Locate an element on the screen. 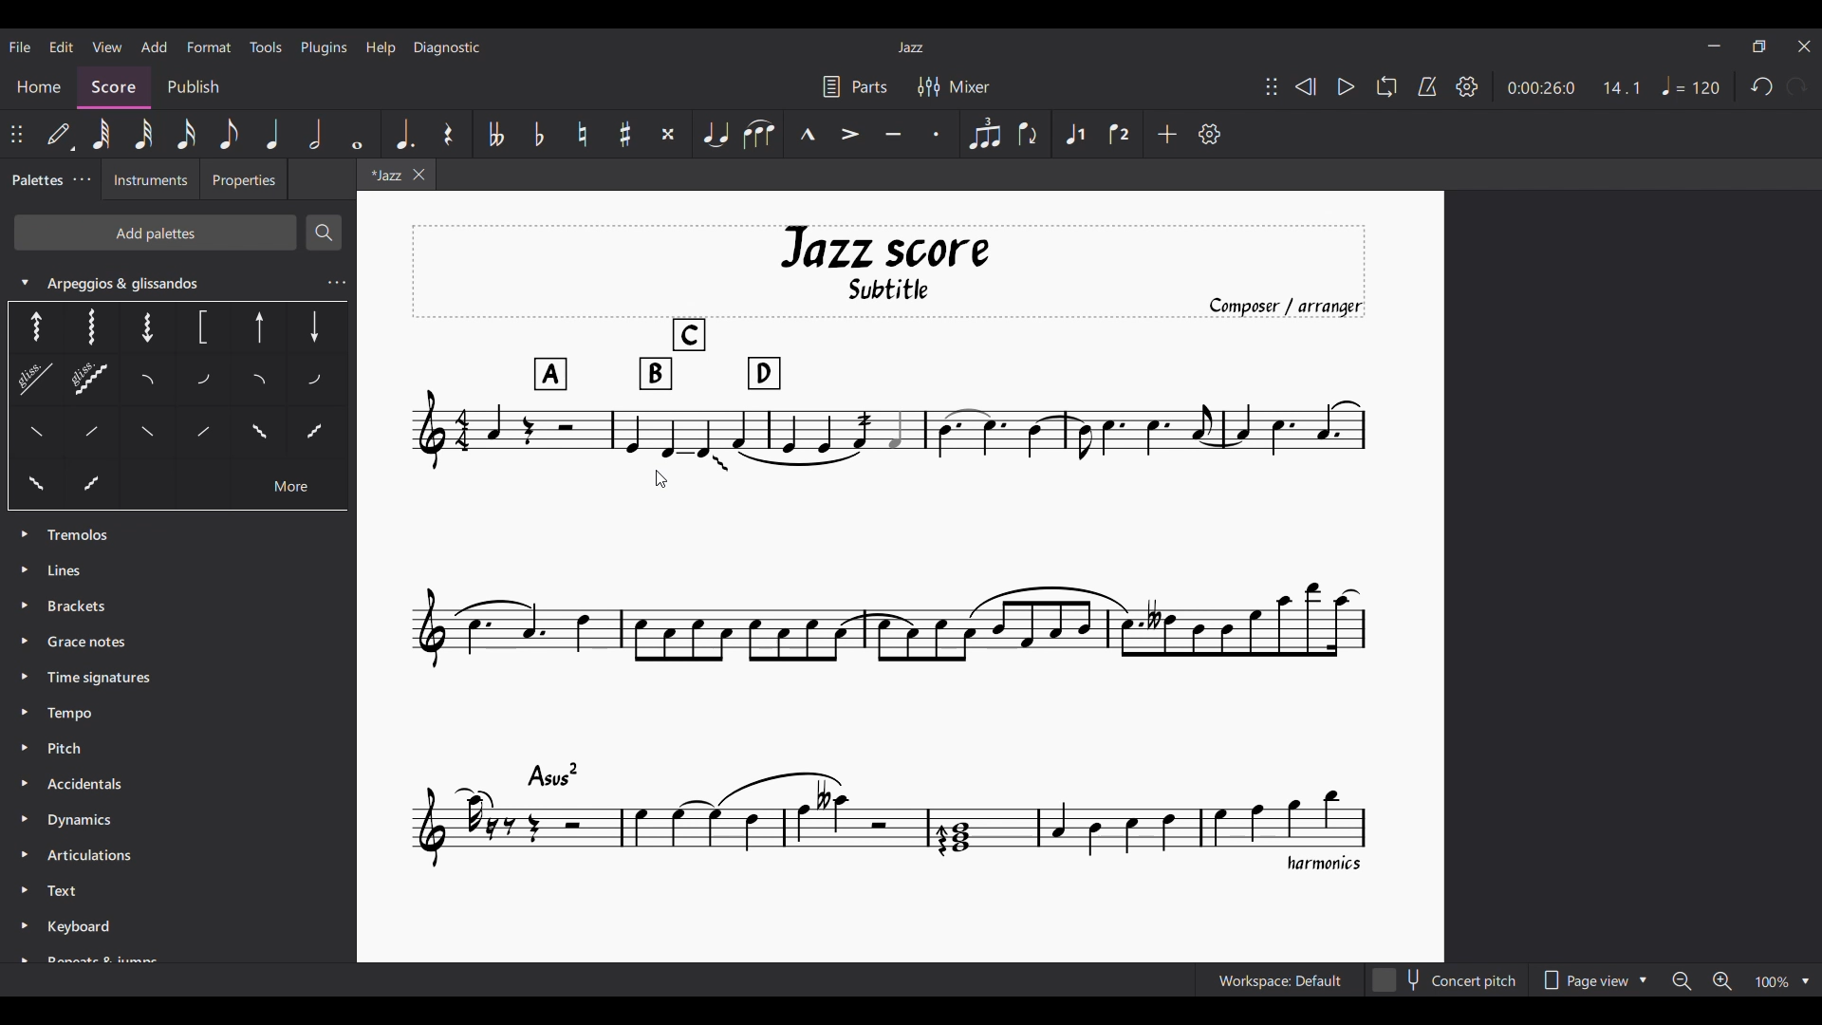  Instruments is located at coordinates (147, 181).